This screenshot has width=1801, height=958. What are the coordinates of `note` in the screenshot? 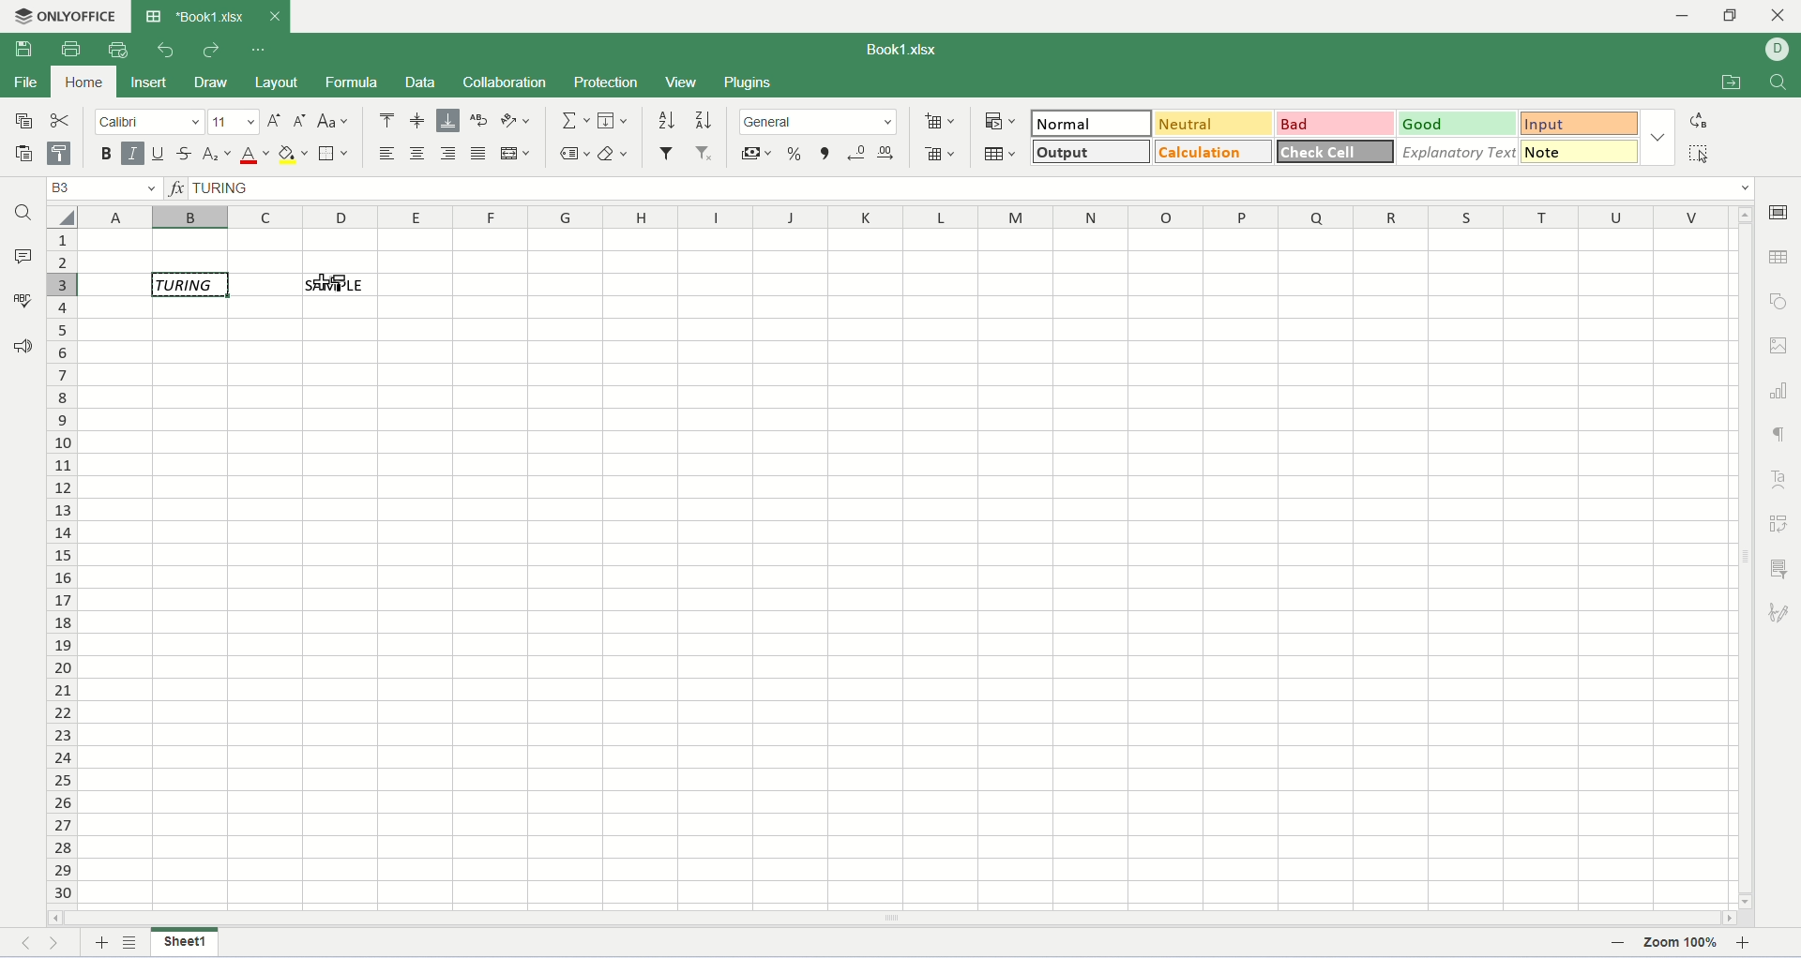 It's located at (1582, 151).